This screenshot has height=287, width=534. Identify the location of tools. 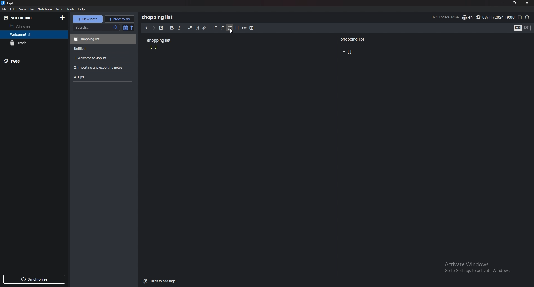
(70, 9).